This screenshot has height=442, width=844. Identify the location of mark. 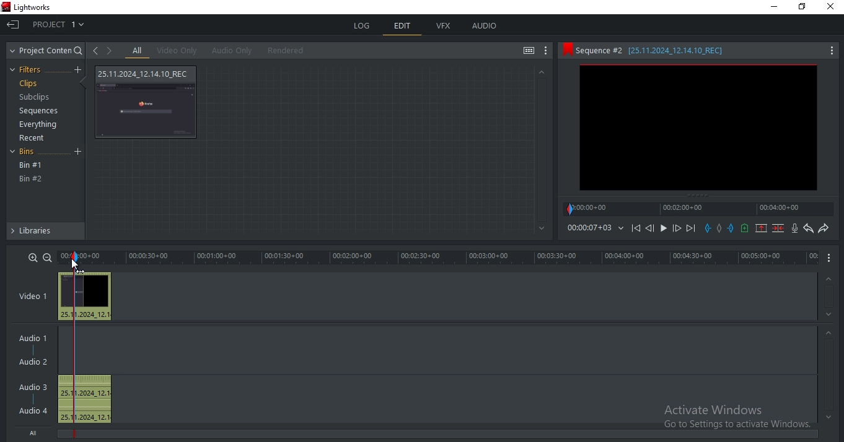
(79, 258).